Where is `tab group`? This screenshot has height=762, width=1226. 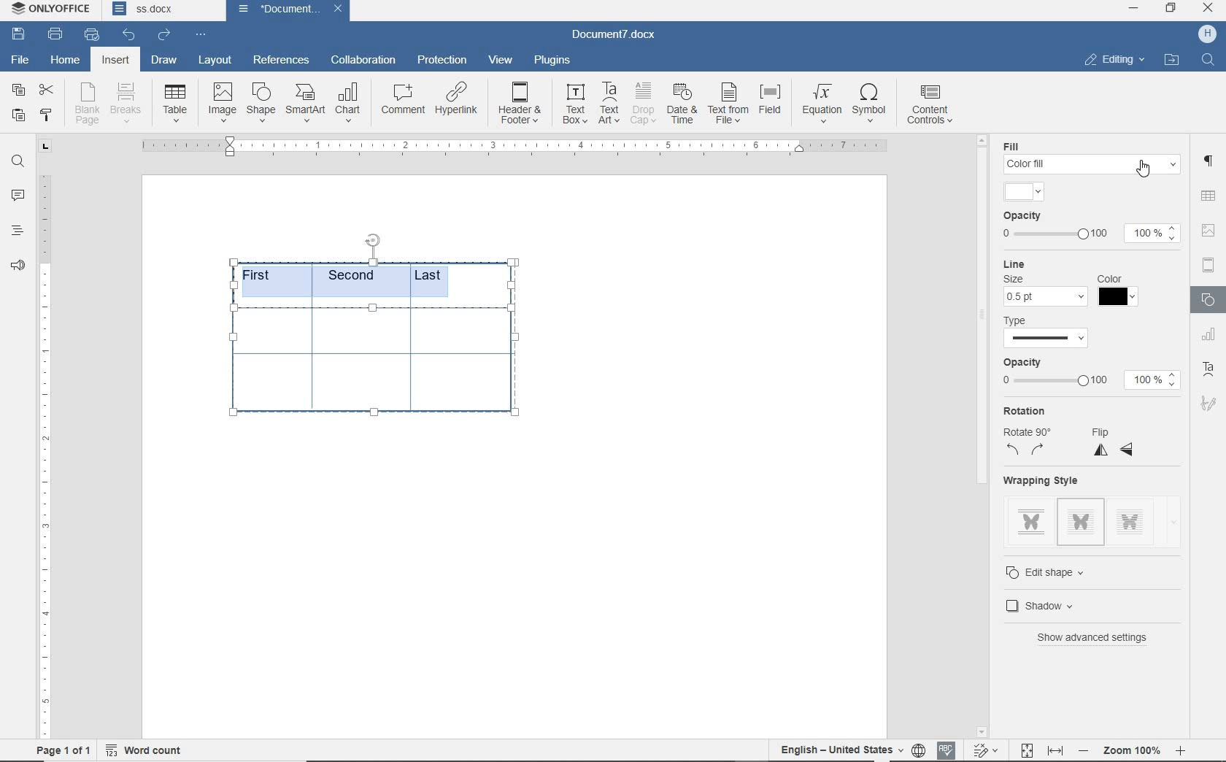
tab group is located at coordinates (43, 147).